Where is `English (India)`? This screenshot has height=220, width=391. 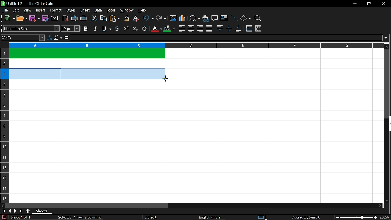
English (India) is located at coordinates (211, 217).